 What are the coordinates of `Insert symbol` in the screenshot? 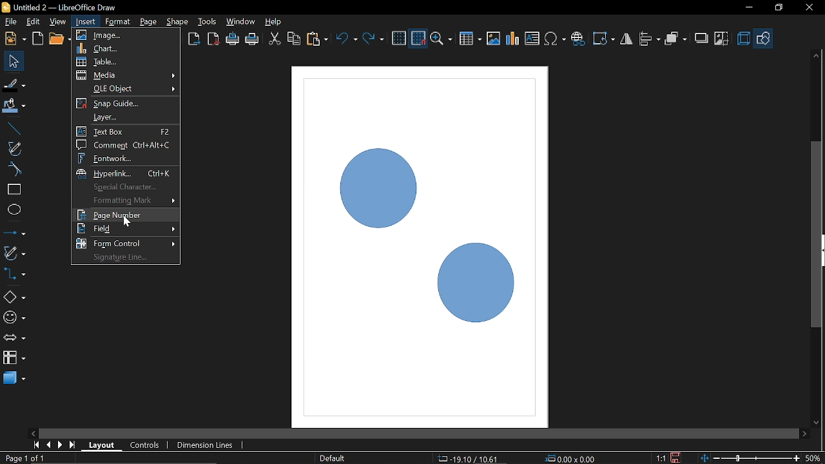 It's located at (556, 39).